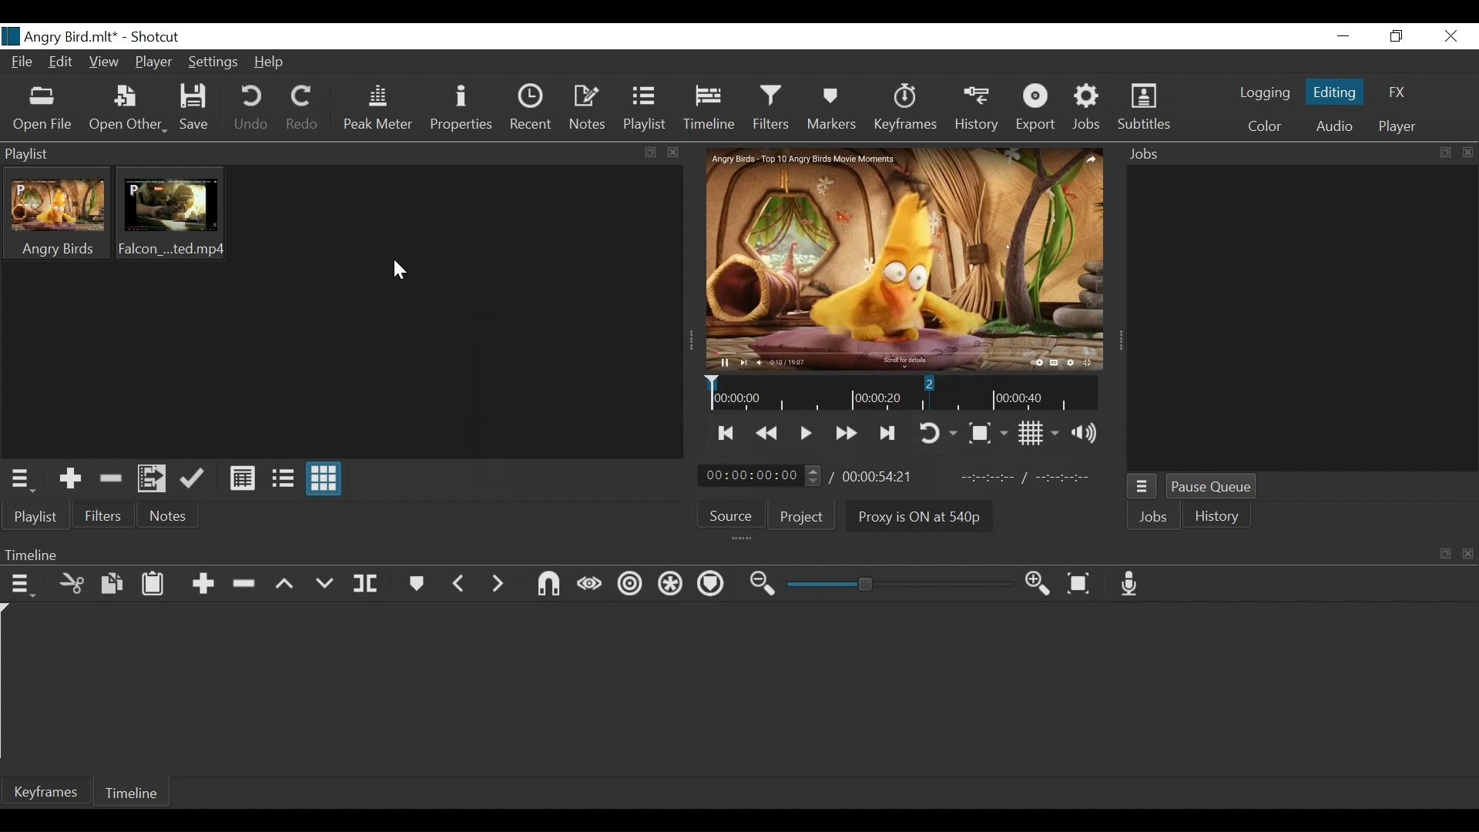  I want to click on Editing, so click(1334, 92).